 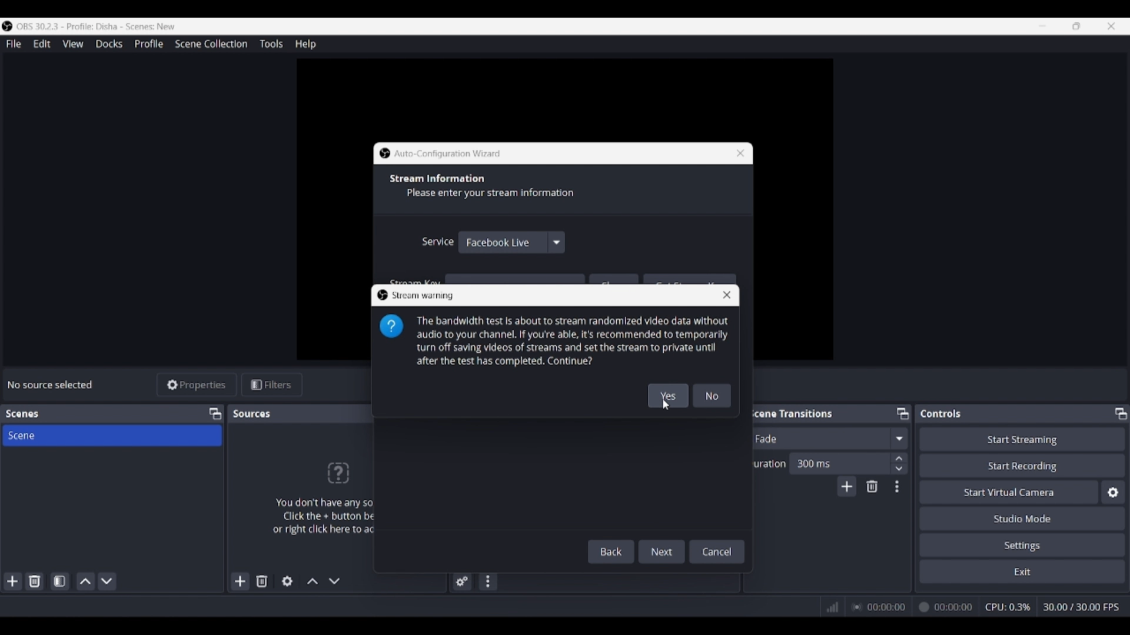 What do you see at coordinates (334, 581) in the screenshot?
I see `Move source down` at bounding box center [334, 581].